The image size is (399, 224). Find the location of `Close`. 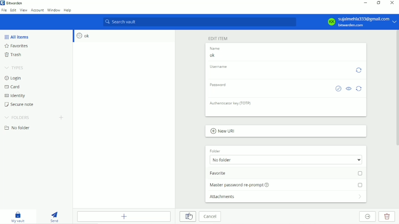

Close is located at coordinates (393, 3).